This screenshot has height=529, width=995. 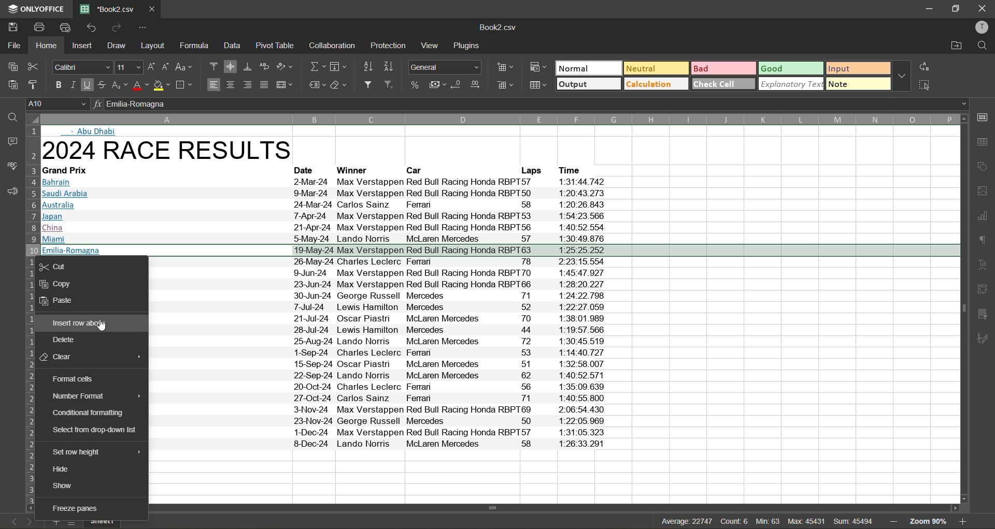 What do you see at coordinates (965, 522) in the screenshot?
I see `zoom in` at bounding box center [965, 522].